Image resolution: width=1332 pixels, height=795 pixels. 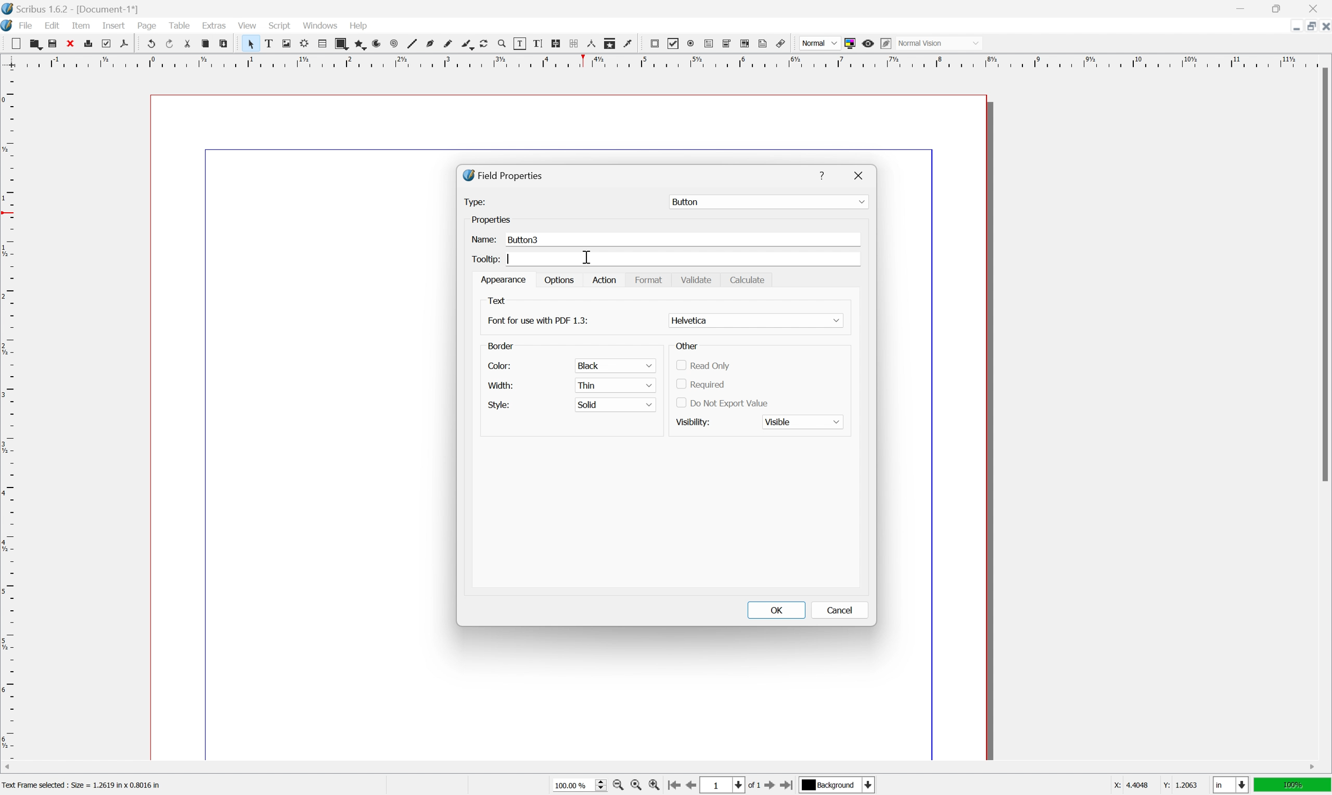 What do you see at coordinates (886, 44) in the screenshot?
I see `Edit in preview mode` at bounding box center [886, 44].